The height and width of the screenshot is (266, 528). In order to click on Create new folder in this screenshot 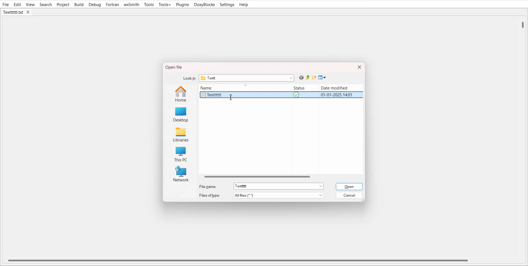, I will do `click(315, 77)`.